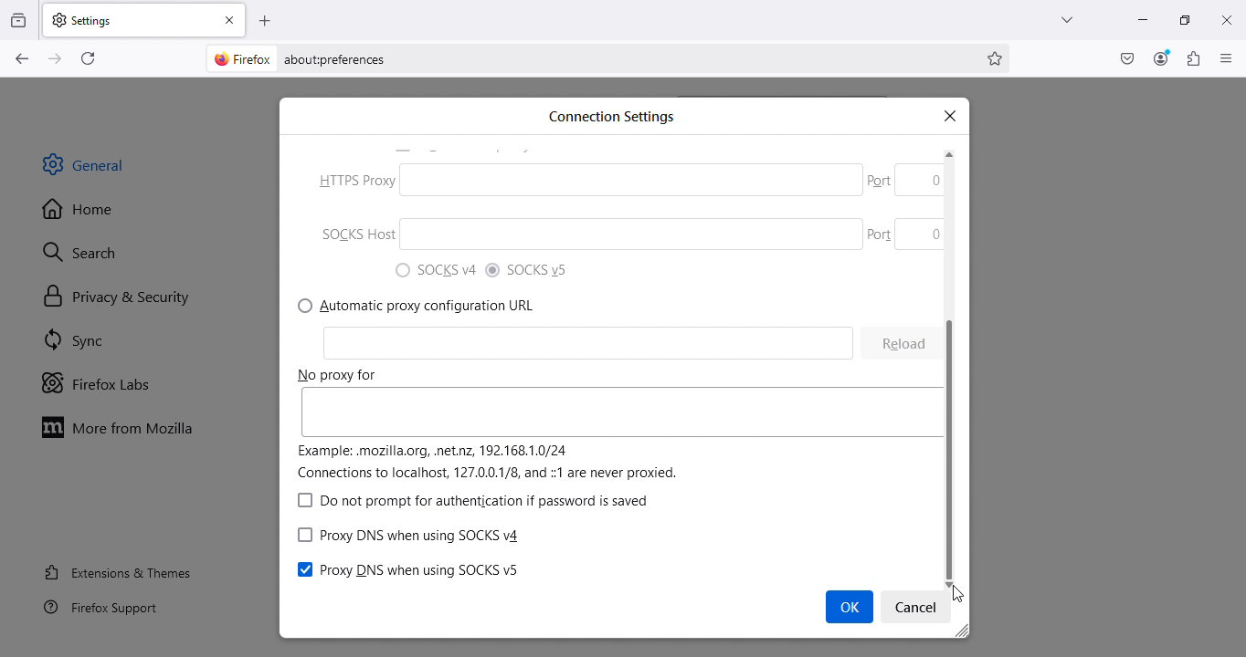  Describe the element at coordinates (90, 163) in the screenshot. I see `General` at that location.